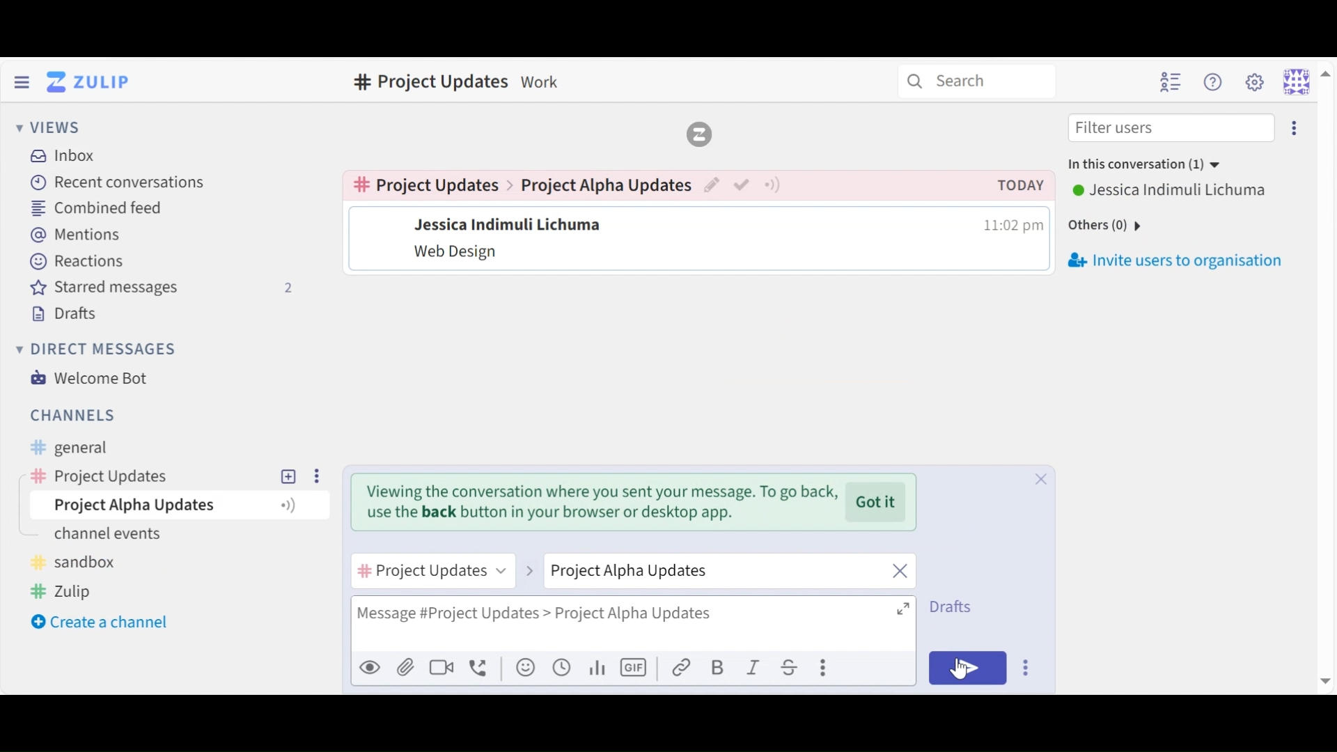 This screenshot has height=752, width=1337. I want to click on Time, so click(1015, 225).